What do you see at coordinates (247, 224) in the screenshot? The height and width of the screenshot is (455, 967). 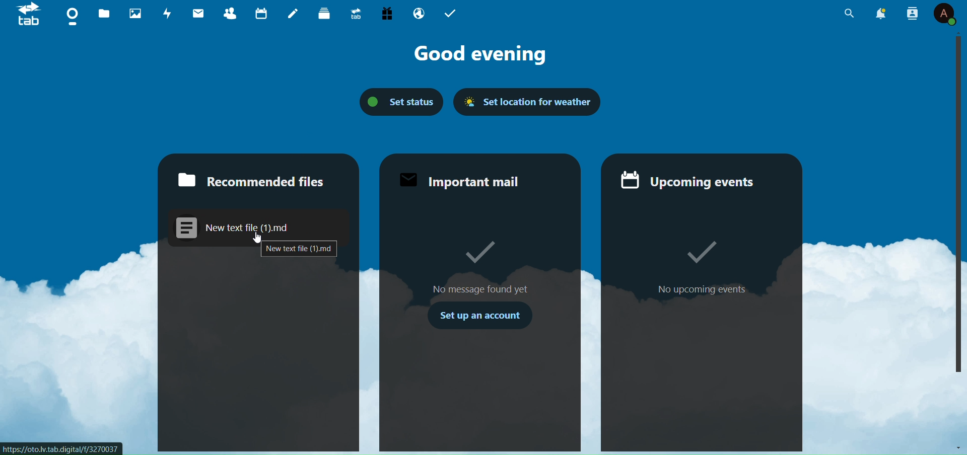 I see `new text file` at bounding box center [247, 224].